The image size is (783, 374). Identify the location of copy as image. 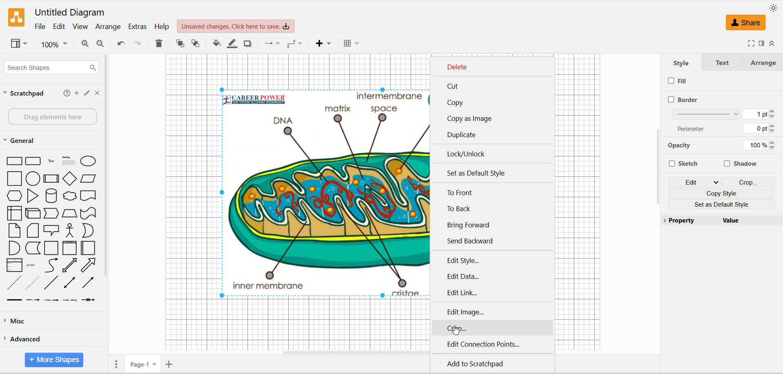
(470, 119).